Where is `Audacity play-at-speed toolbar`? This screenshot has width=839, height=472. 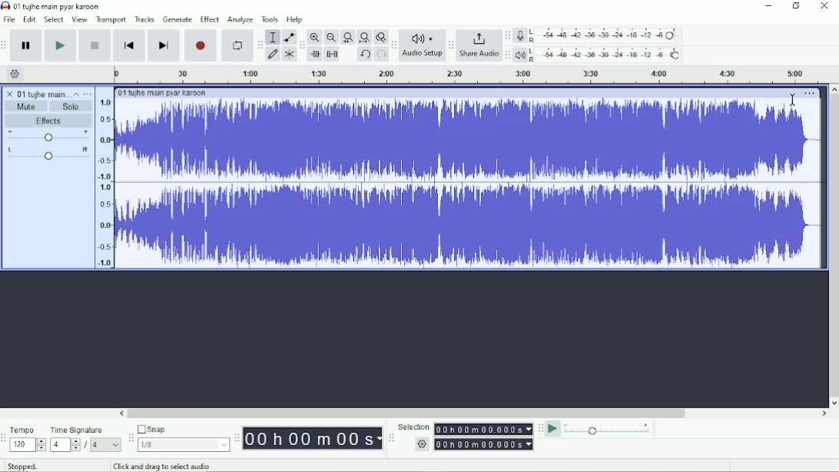
Audacity play-at-speed toolbar is located at coordinates (540, 429).